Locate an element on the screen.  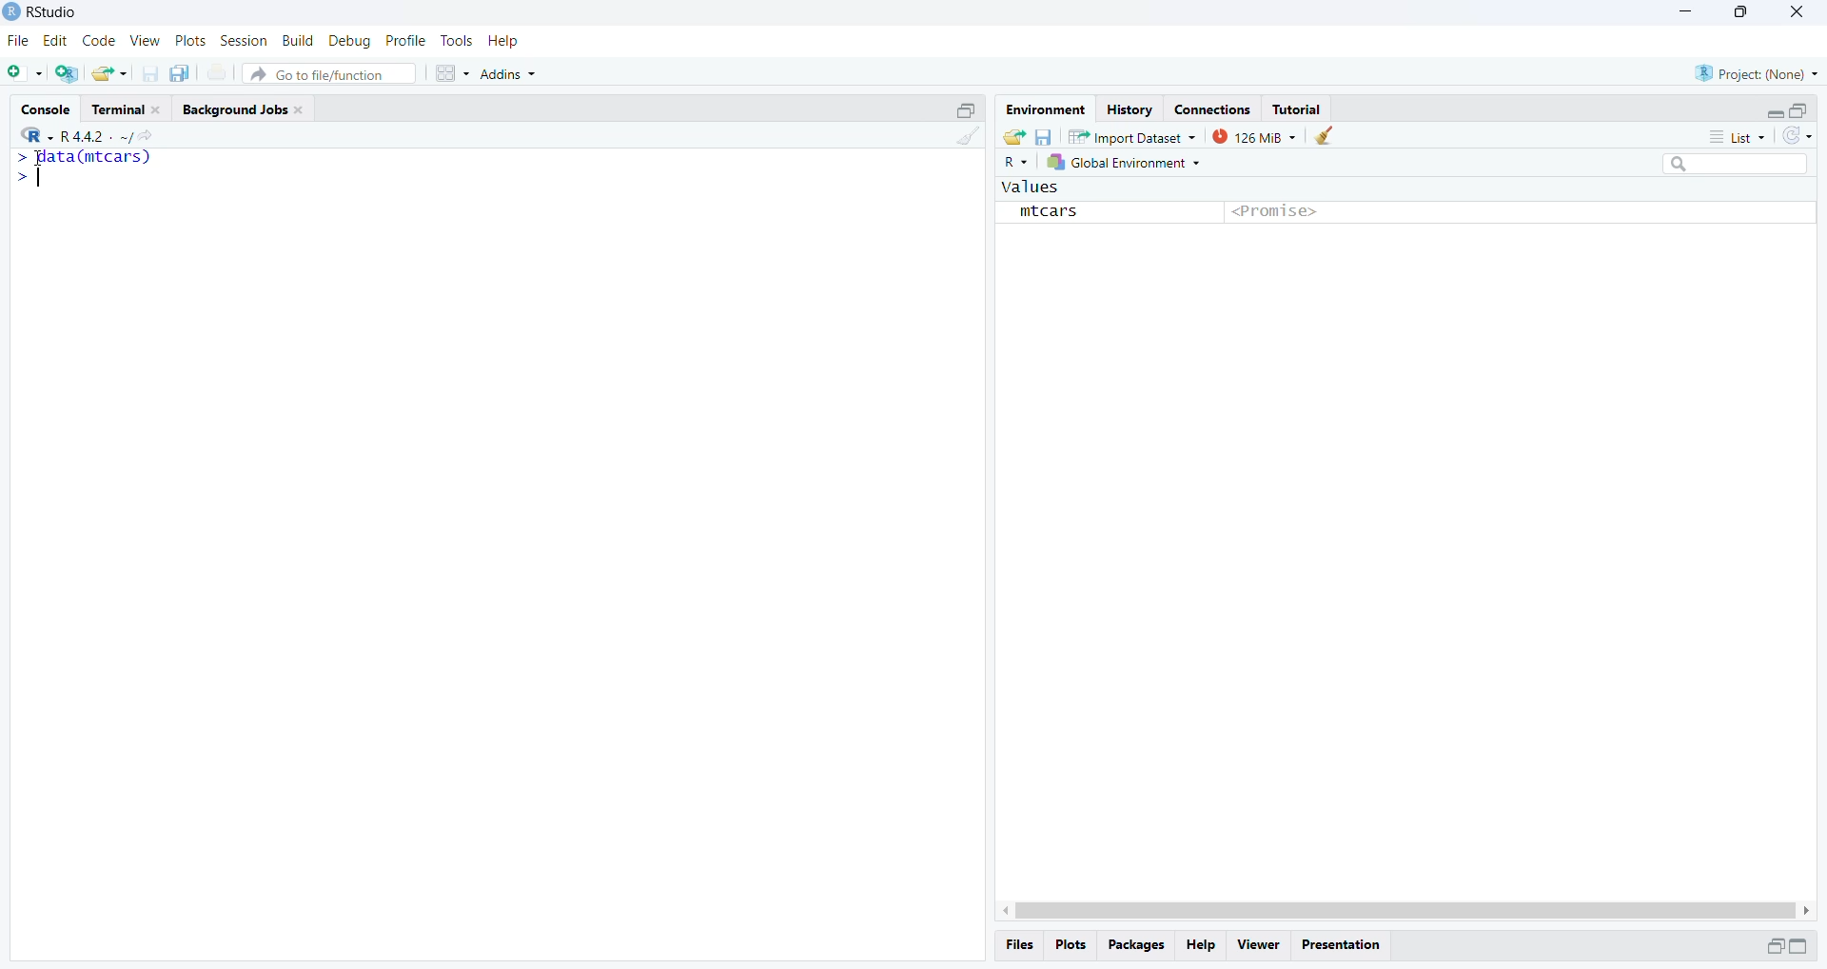
open existing file is located at coordinates (110, 73).